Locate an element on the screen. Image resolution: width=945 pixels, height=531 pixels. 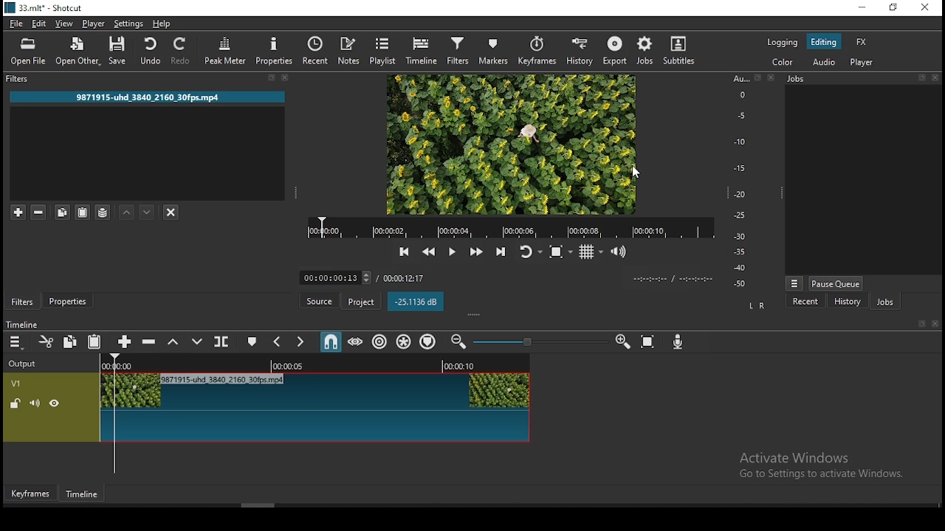
scale is located at coordinates (740, 182).